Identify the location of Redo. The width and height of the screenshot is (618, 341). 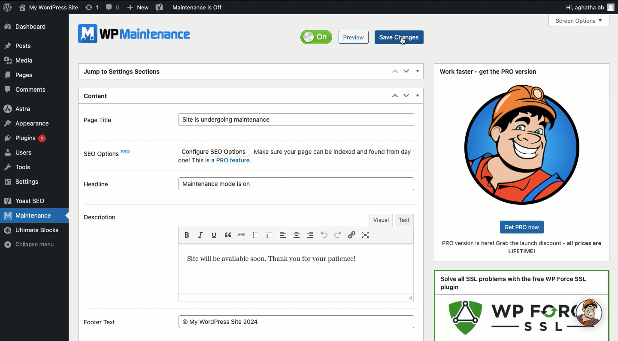
(338, 234).